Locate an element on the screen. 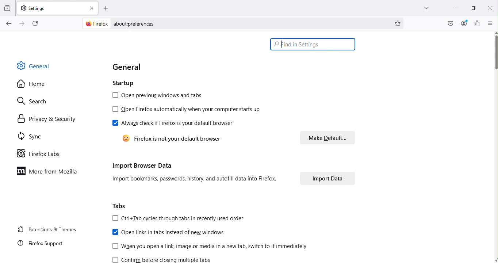  Search bar is located at coordinates (313, 44).